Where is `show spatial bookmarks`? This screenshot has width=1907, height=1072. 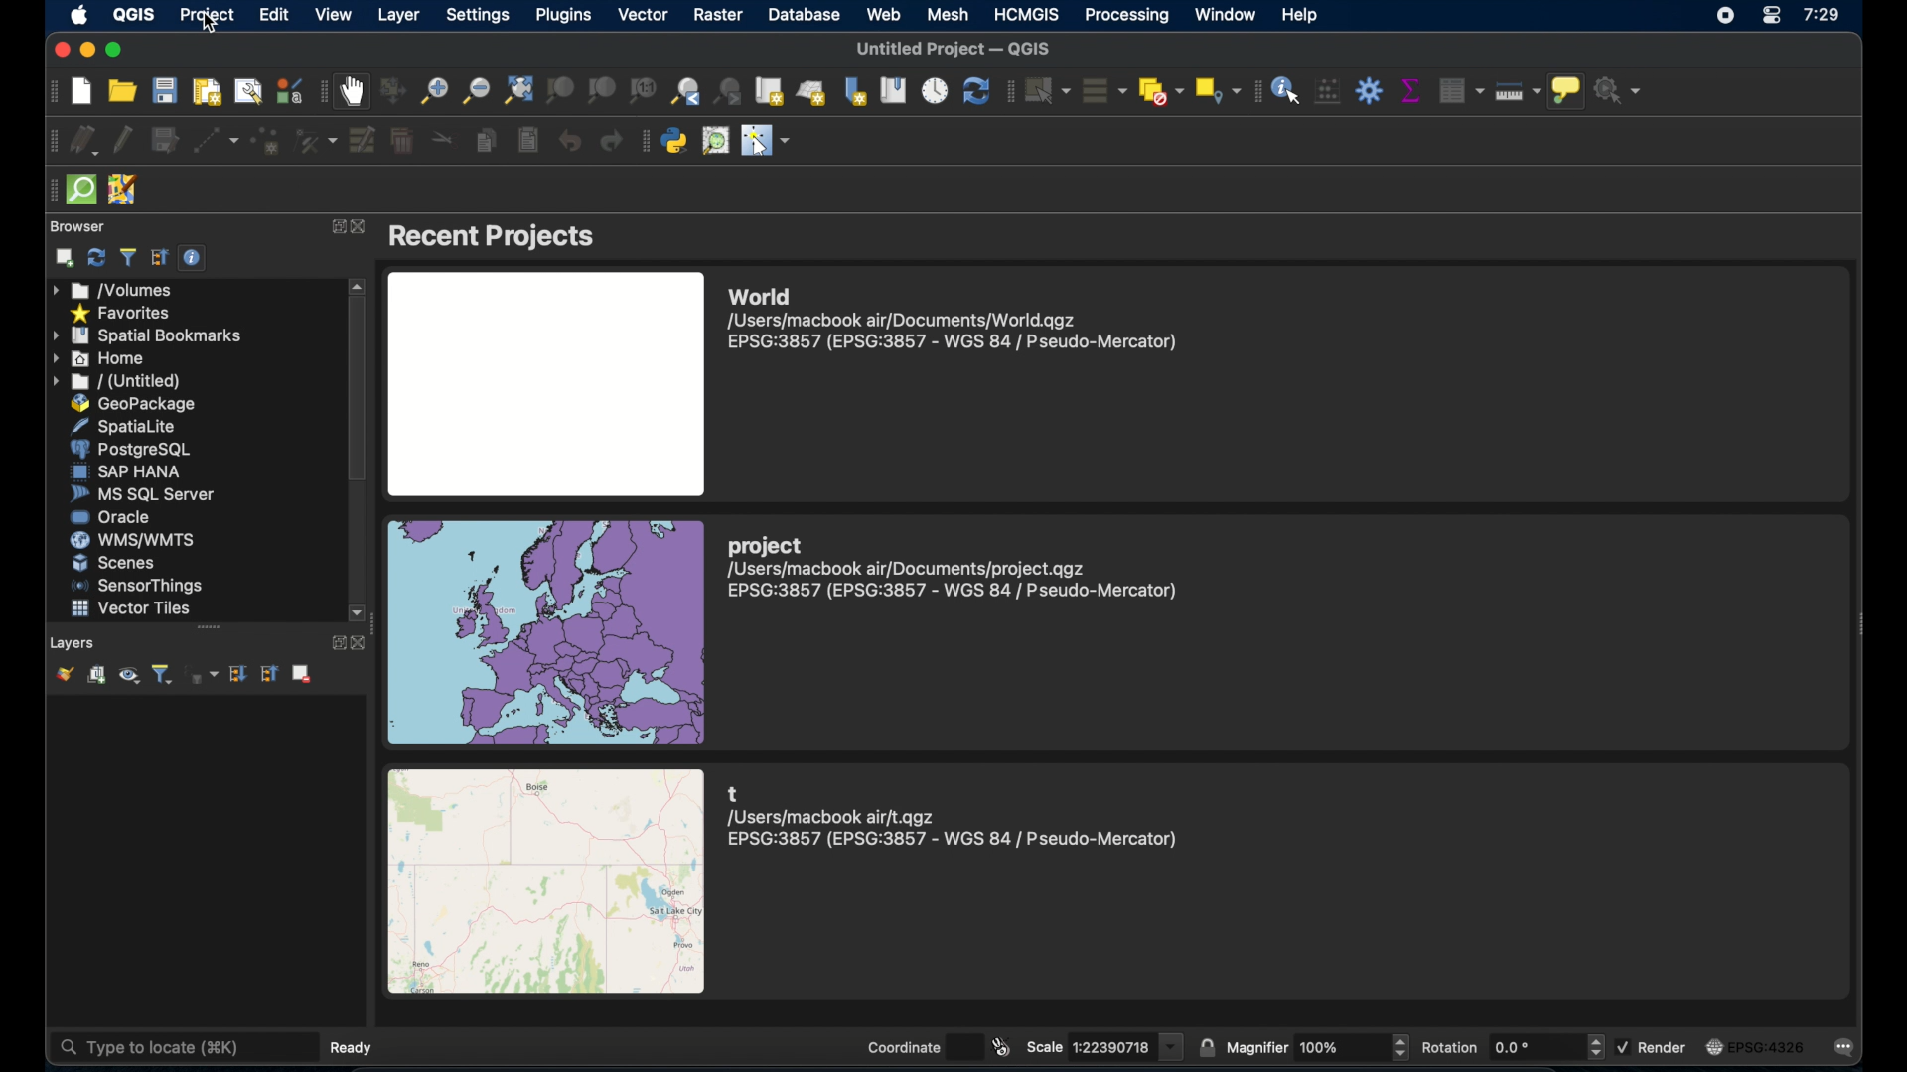
show spatial bookmarks is located at coordinates (893, 91).